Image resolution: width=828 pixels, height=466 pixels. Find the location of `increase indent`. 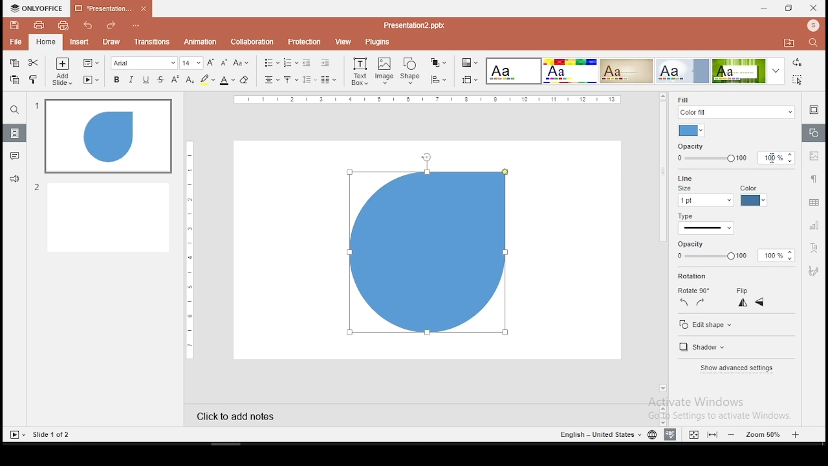

increase indent is located at coordinates (325, 63).